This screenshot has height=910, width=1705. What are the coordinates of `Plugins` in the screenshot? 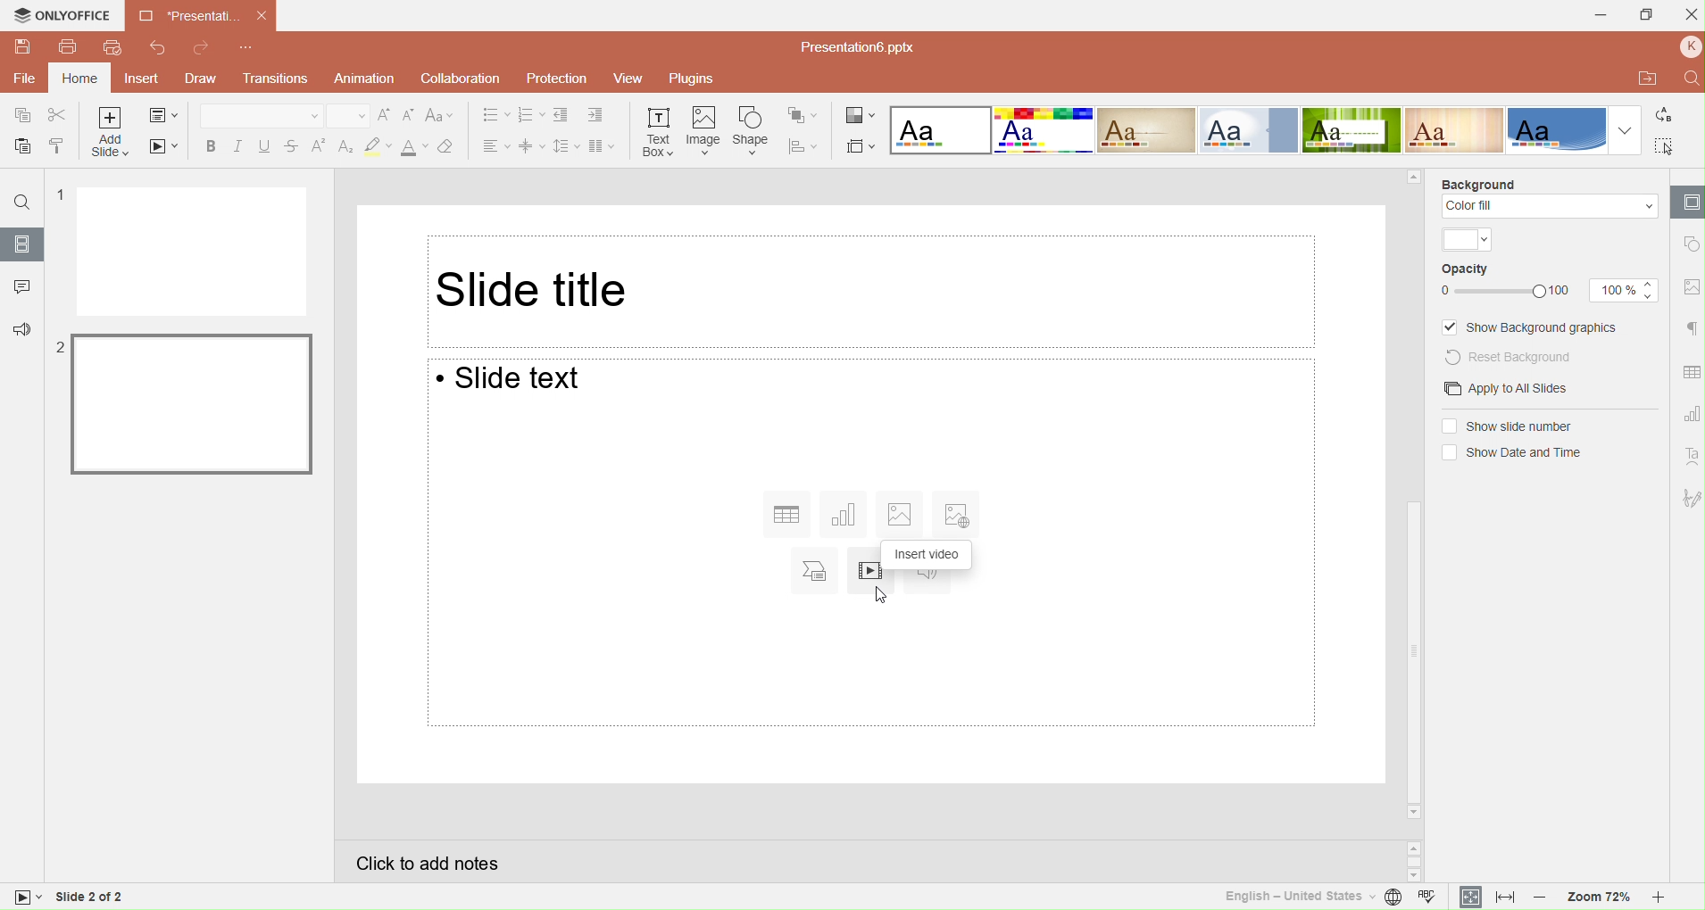 It's located at (691, 79).